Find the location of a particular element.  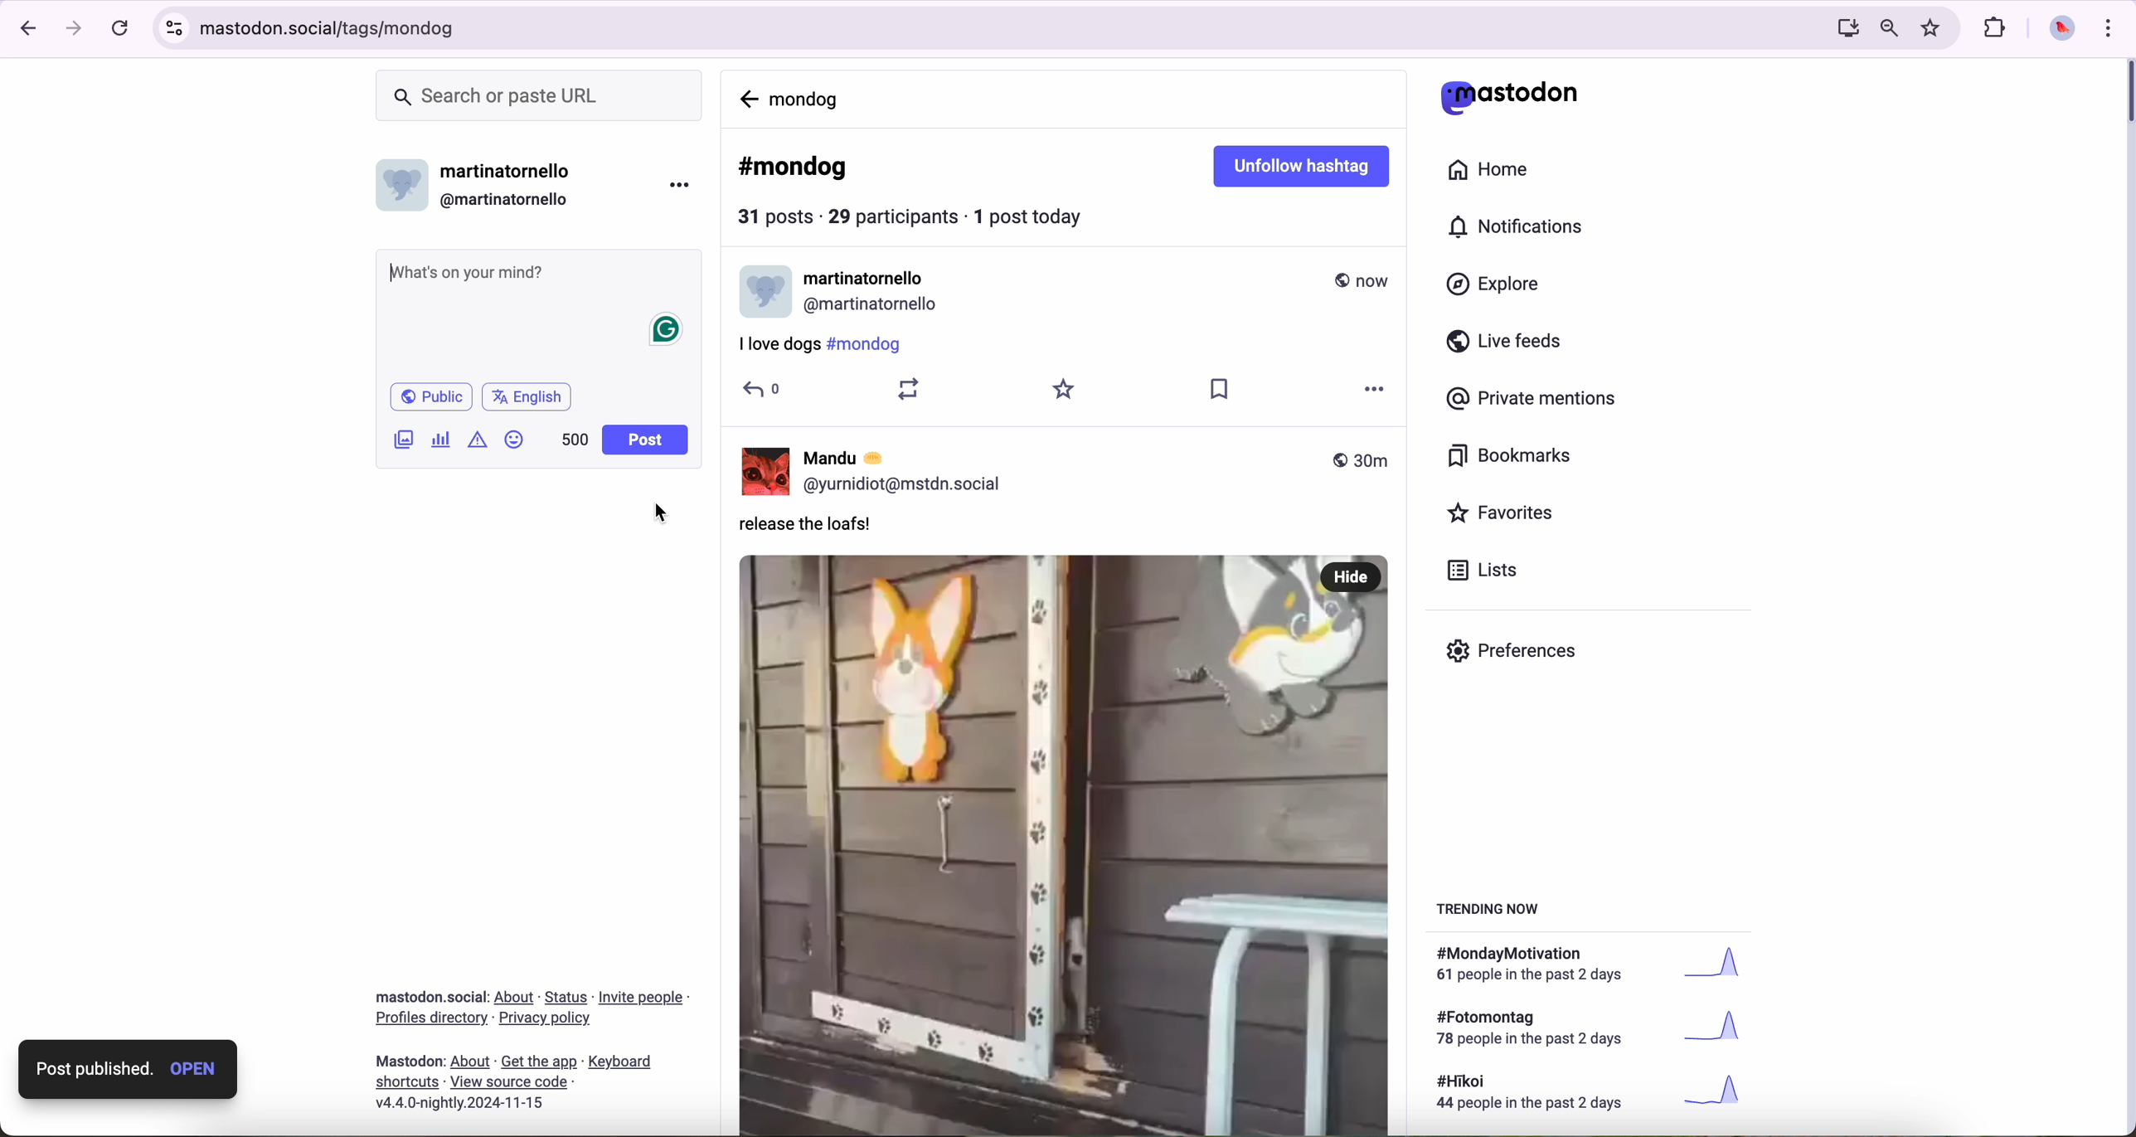

cursor is located at coordinates (670, 513).